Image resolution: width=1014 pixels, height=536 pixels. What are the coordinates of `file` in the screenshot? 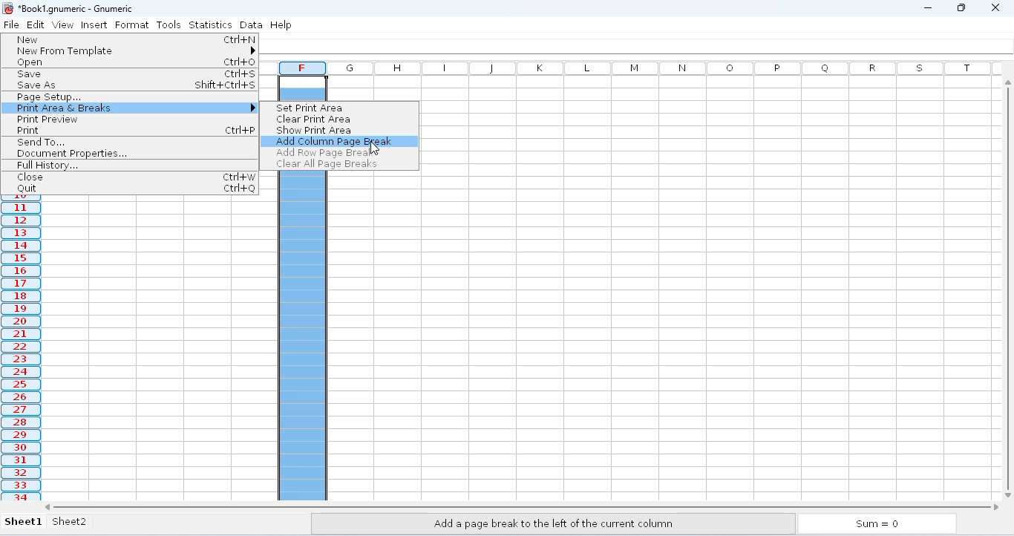 It's located at (11, 24).